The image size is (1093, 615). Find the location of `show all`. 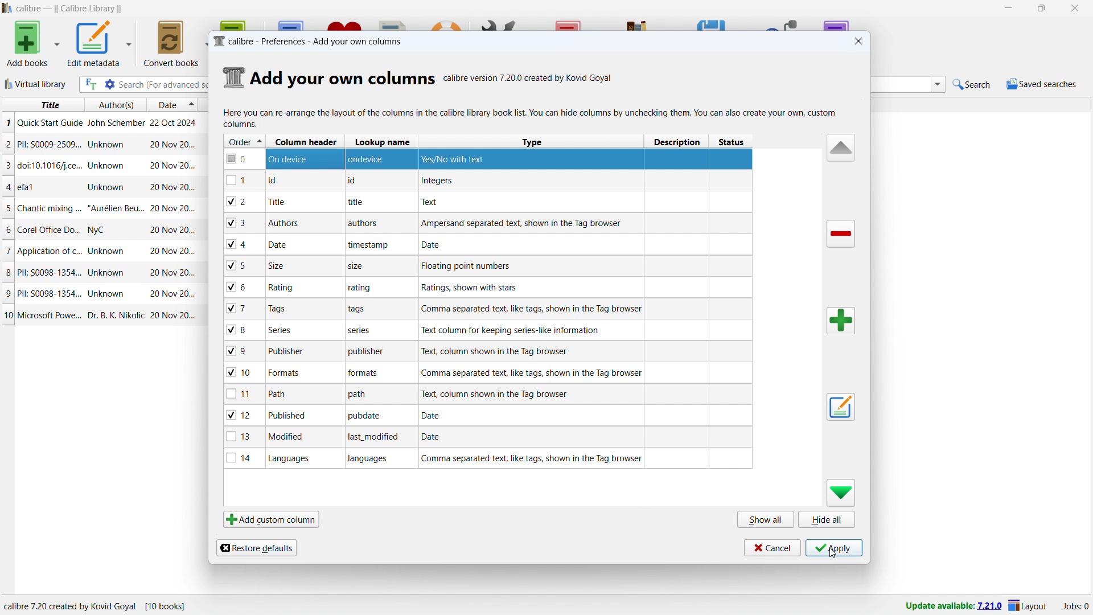

show all is located at coordinates (765, 519).